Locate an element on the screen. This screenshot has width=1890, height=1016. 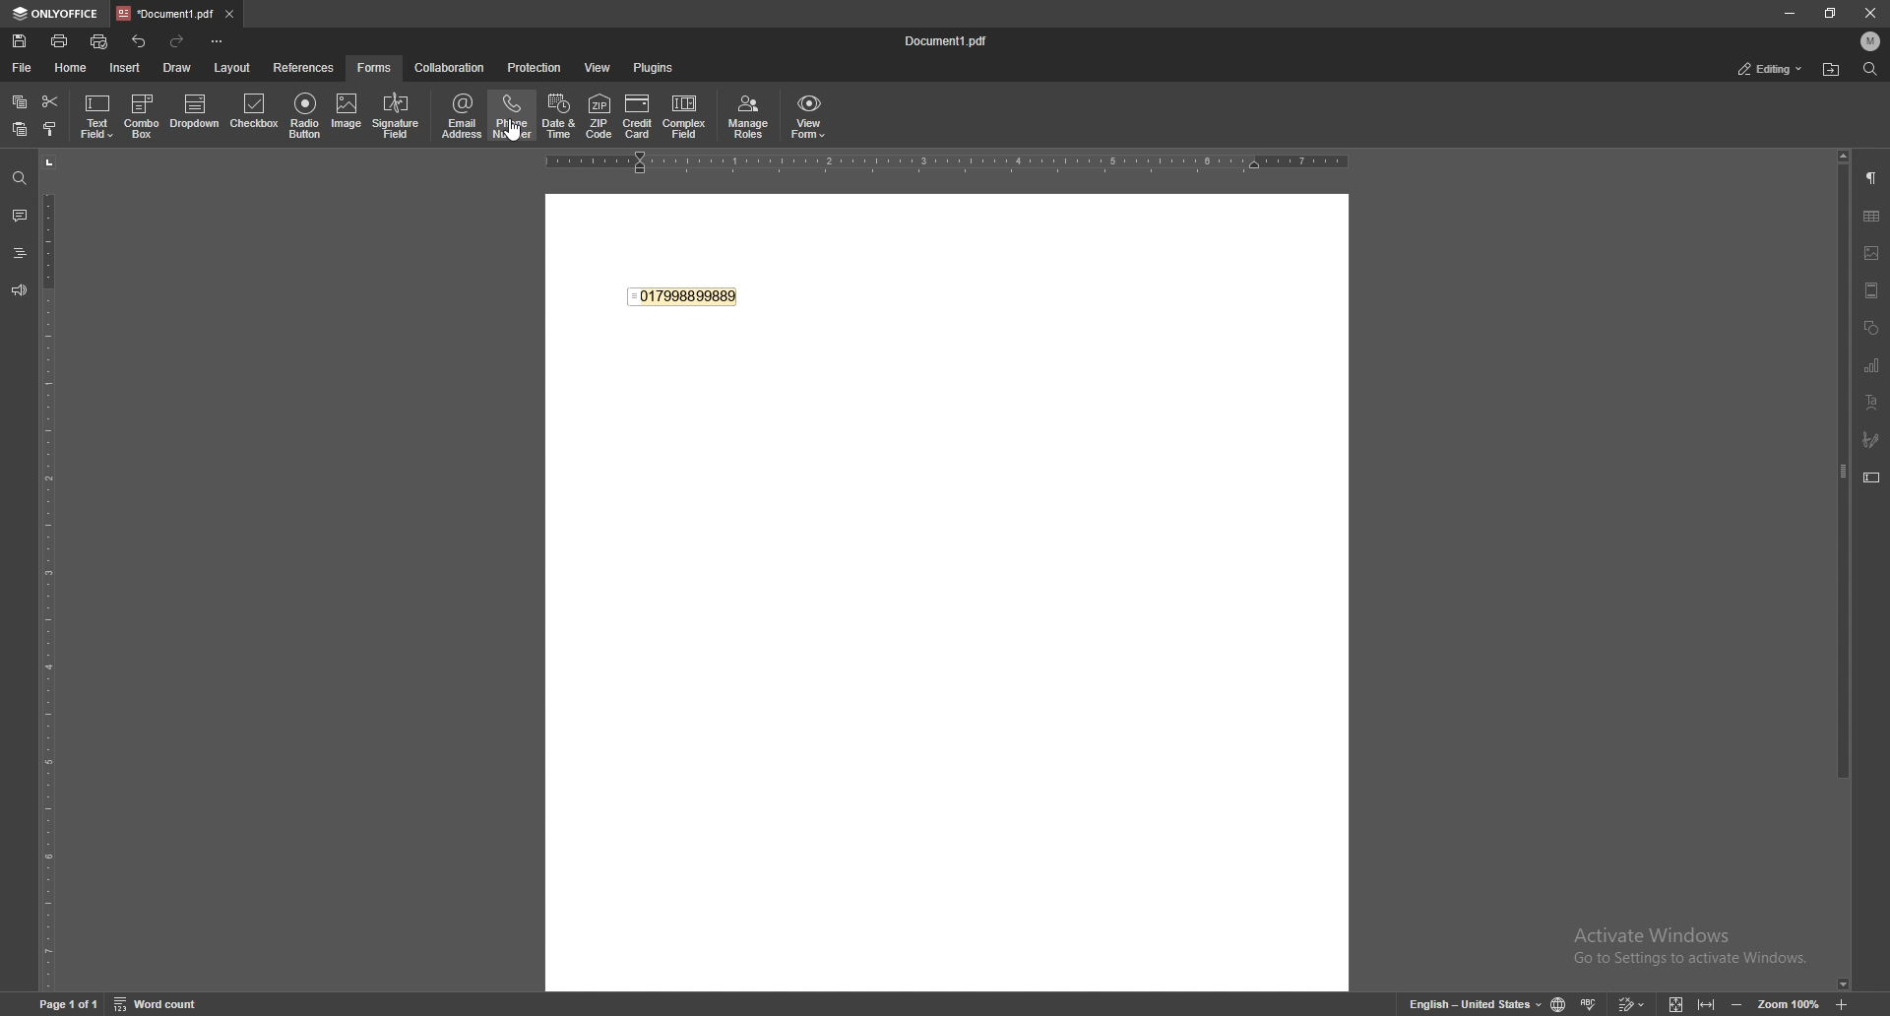
find is located at coordinates (1871, 70).